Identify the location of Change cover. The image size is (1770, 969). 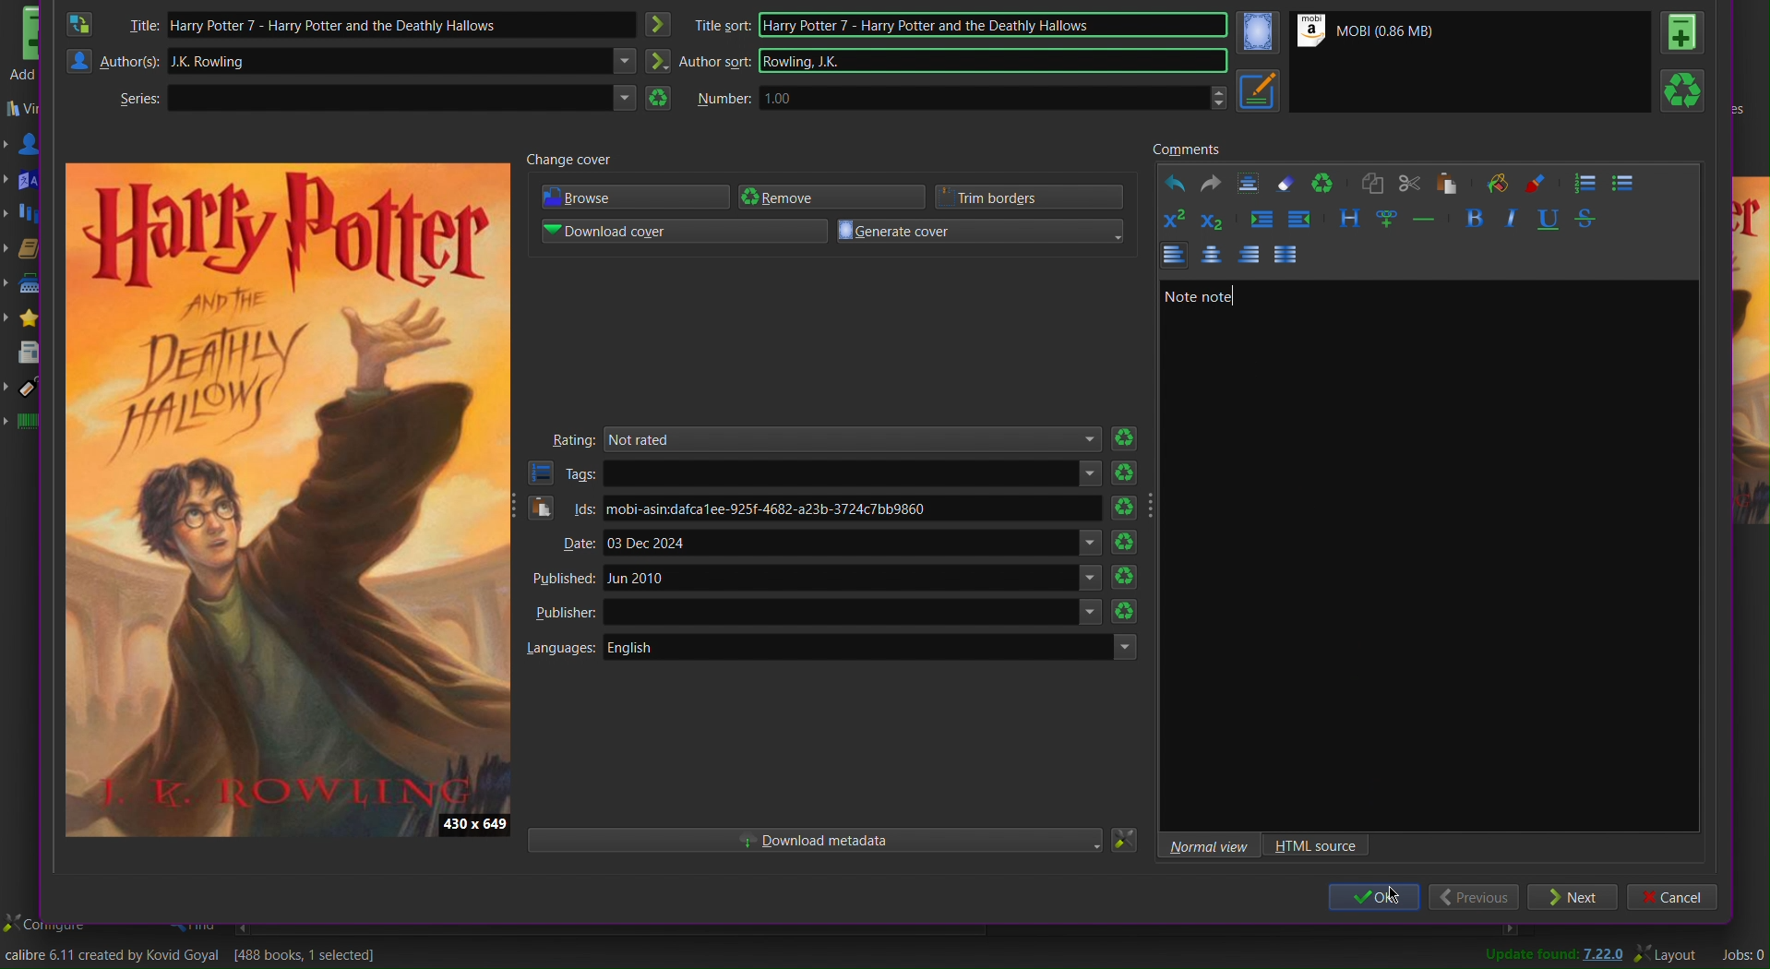
(567, 163).